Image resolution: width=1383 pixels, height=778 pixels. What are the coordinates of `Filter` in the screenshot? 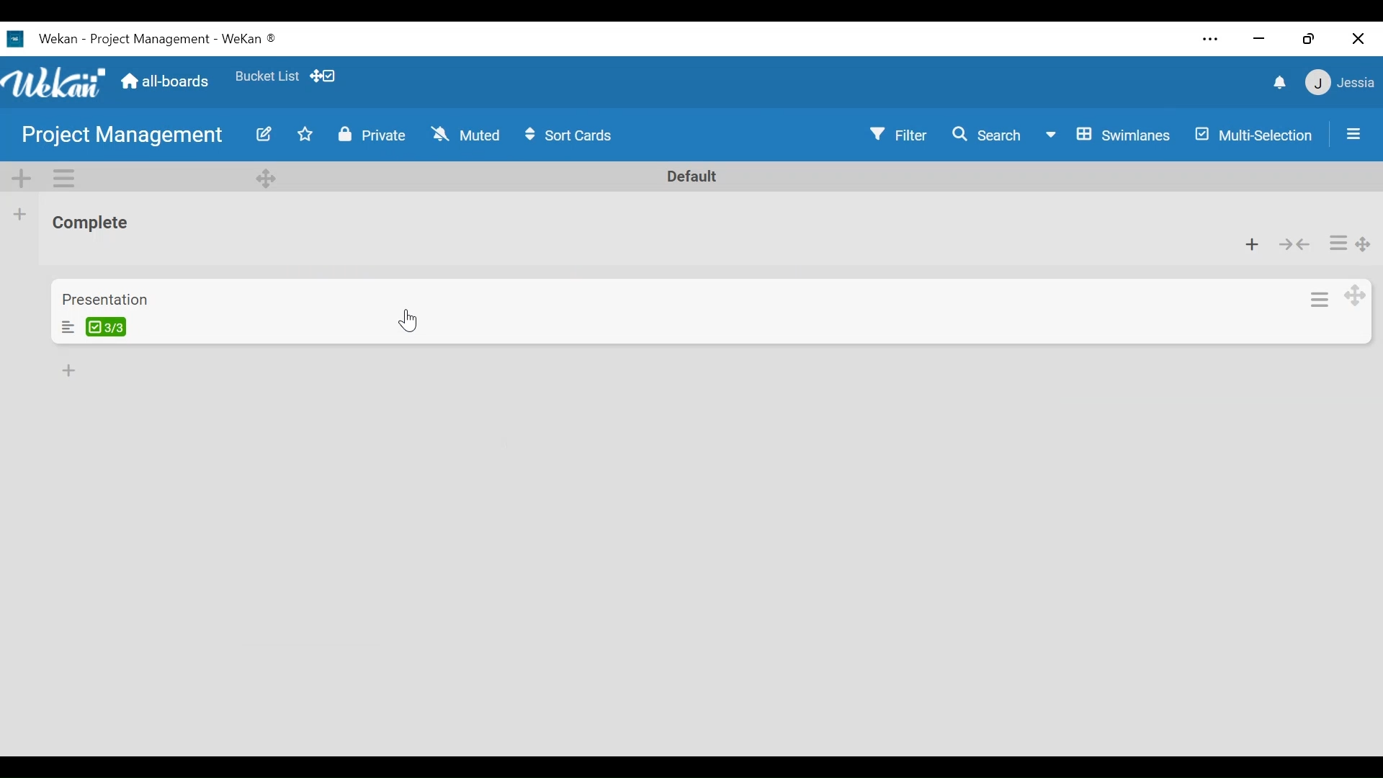 It's located at (898, 135).